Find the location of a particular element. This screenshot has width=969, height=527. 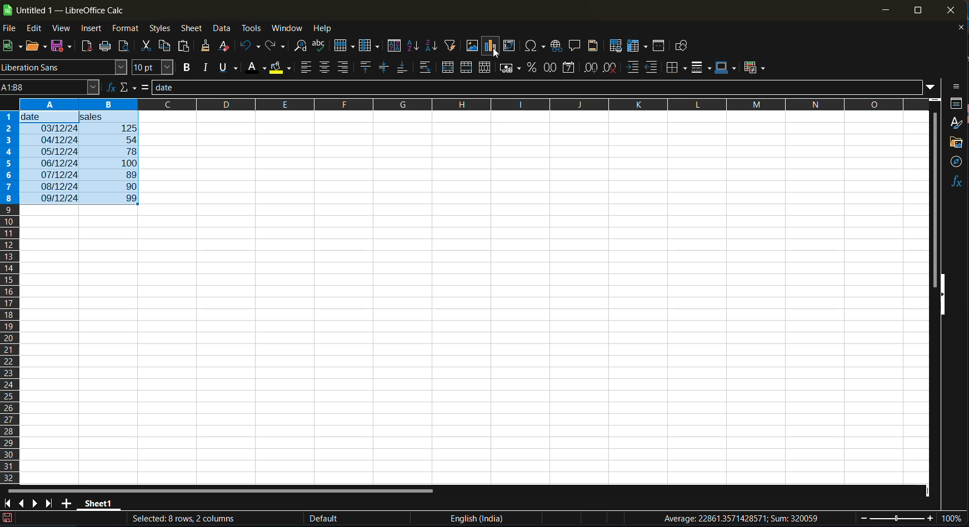

properties is located at coordinates (956, 105).